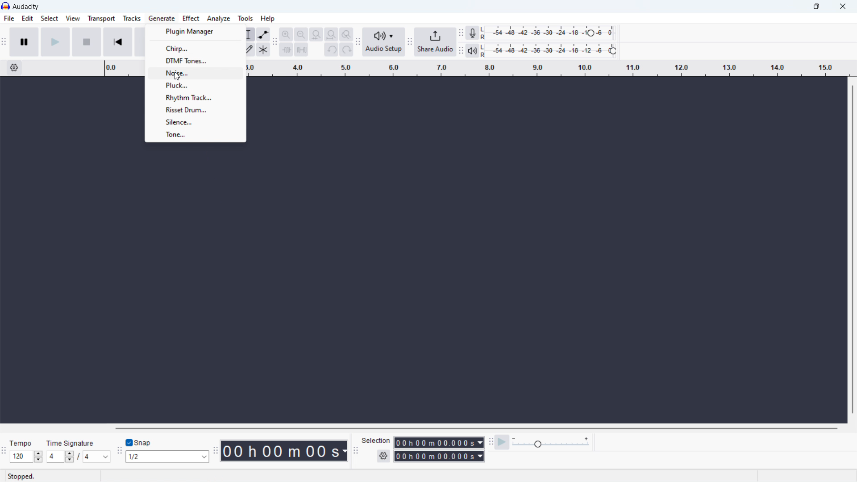  I want to click on zoom toggle, so click(346, 34).